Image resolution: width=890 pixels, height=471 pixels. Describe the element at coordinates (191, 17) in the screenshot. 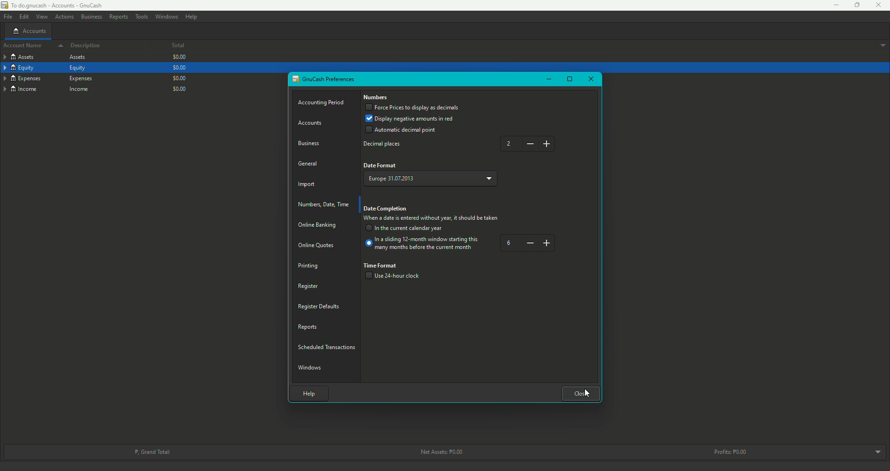

I see `Help` at that location.